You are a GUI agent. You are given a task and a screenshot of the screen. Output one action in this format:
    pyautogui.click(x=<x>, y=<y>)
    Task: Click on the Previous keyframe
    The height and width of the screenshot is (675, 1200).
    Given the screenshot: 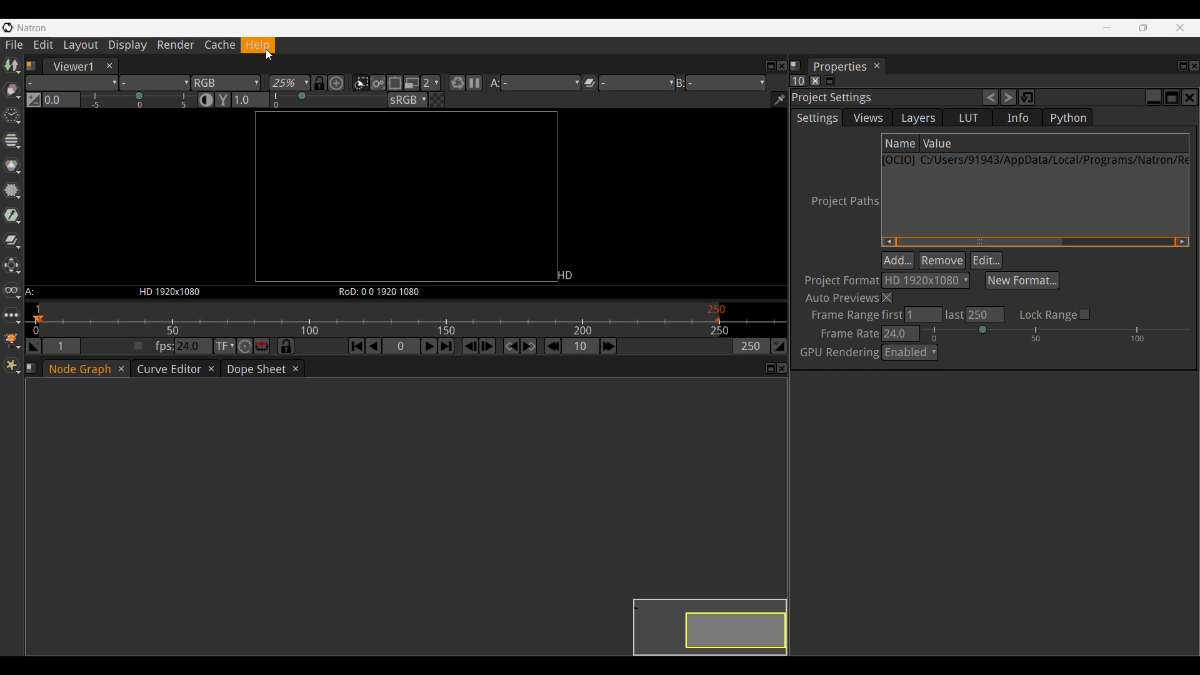 What is the action you would take?
    pyautogui.click(x=512, y=346)
    